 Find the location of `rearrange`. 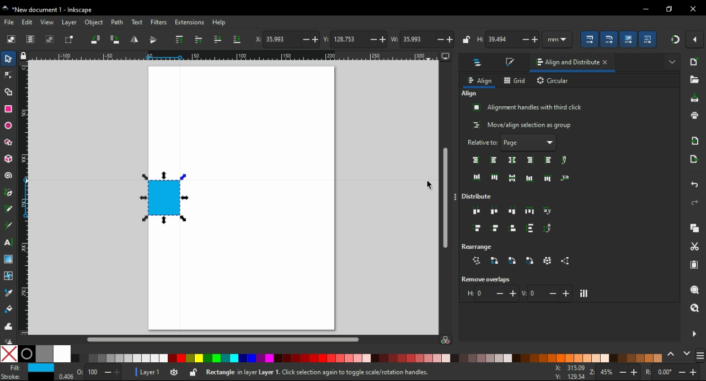

rearrange is located at coordinates (478, 247).